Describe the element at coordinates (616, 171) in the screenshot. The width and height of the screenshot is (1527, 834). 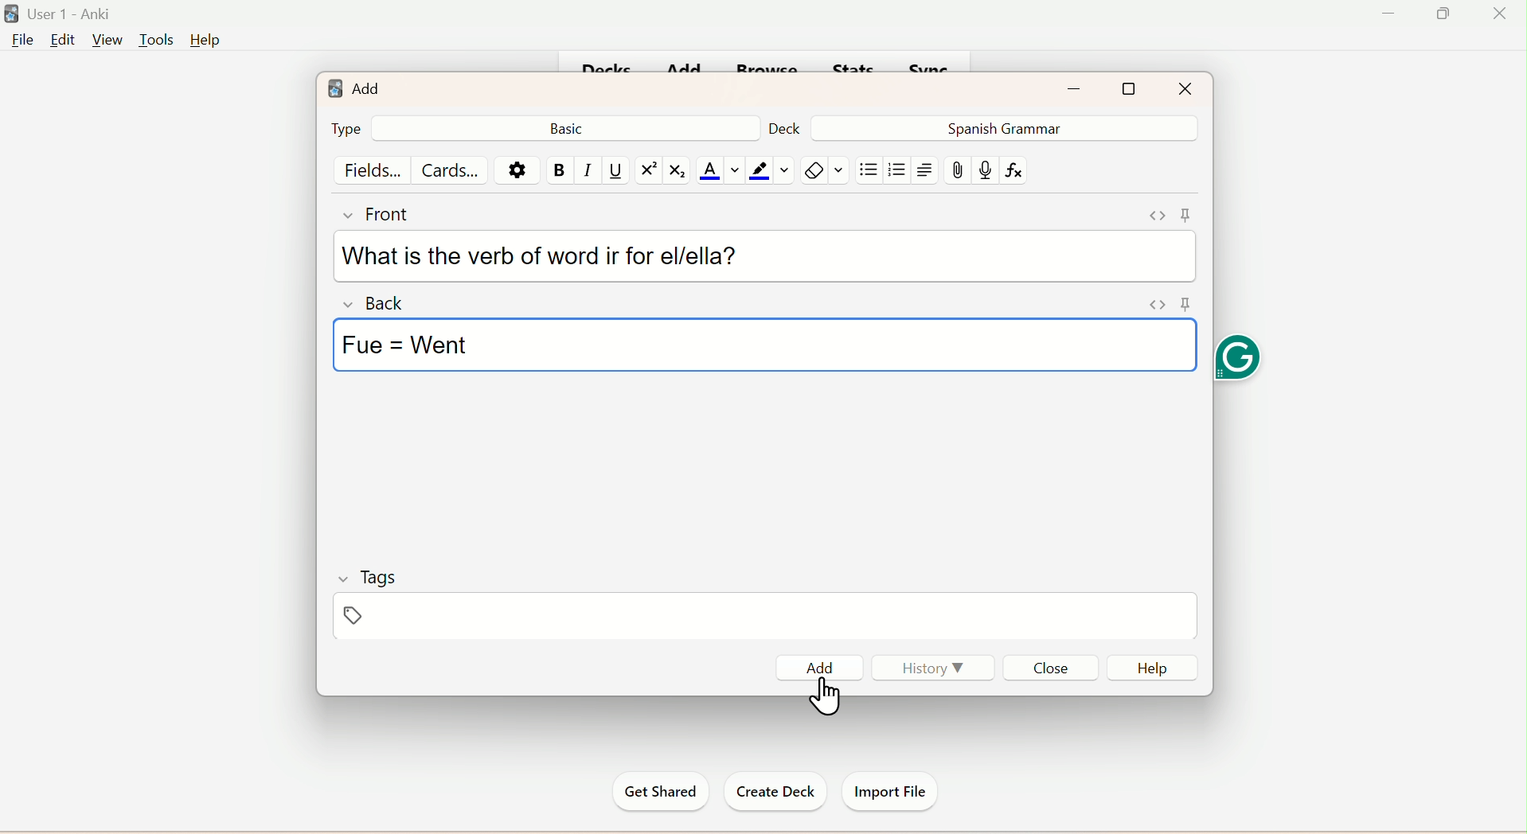
I see `Underline` at that location.